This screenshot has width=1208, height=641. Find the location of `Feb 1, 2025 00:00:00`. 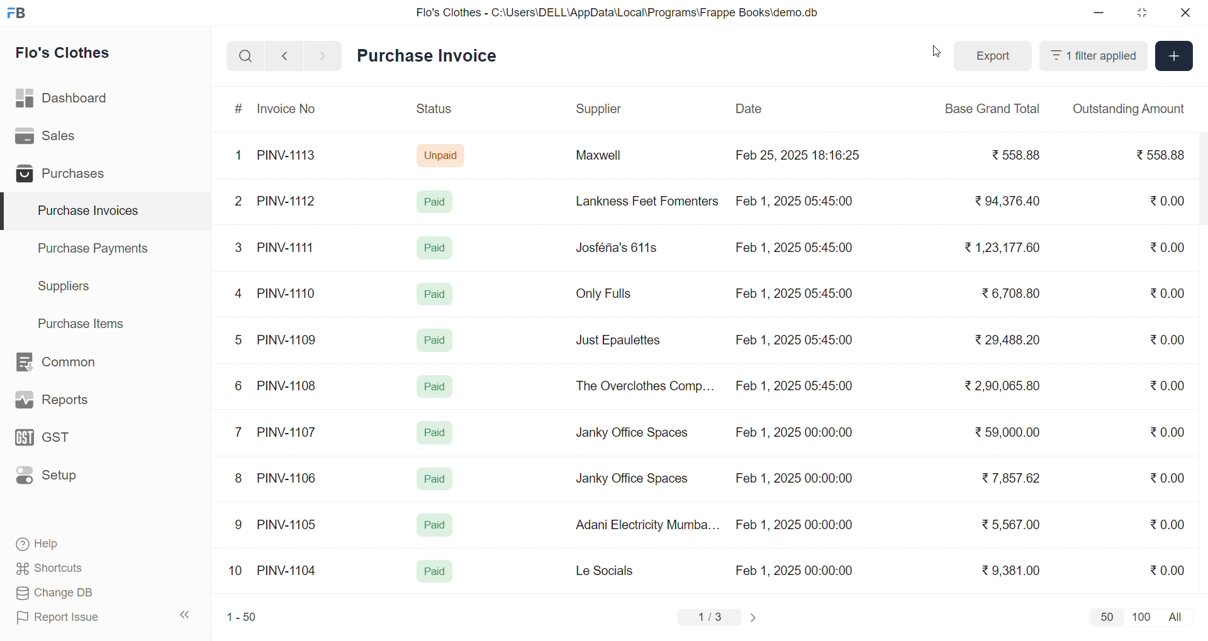

Feb 1, 2025 00:00:00 is located at coordinates (796, 570).